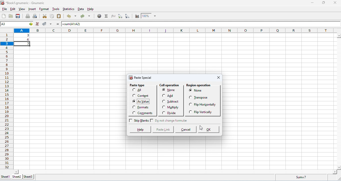  I want to click on do not change format, so click(173, 121).